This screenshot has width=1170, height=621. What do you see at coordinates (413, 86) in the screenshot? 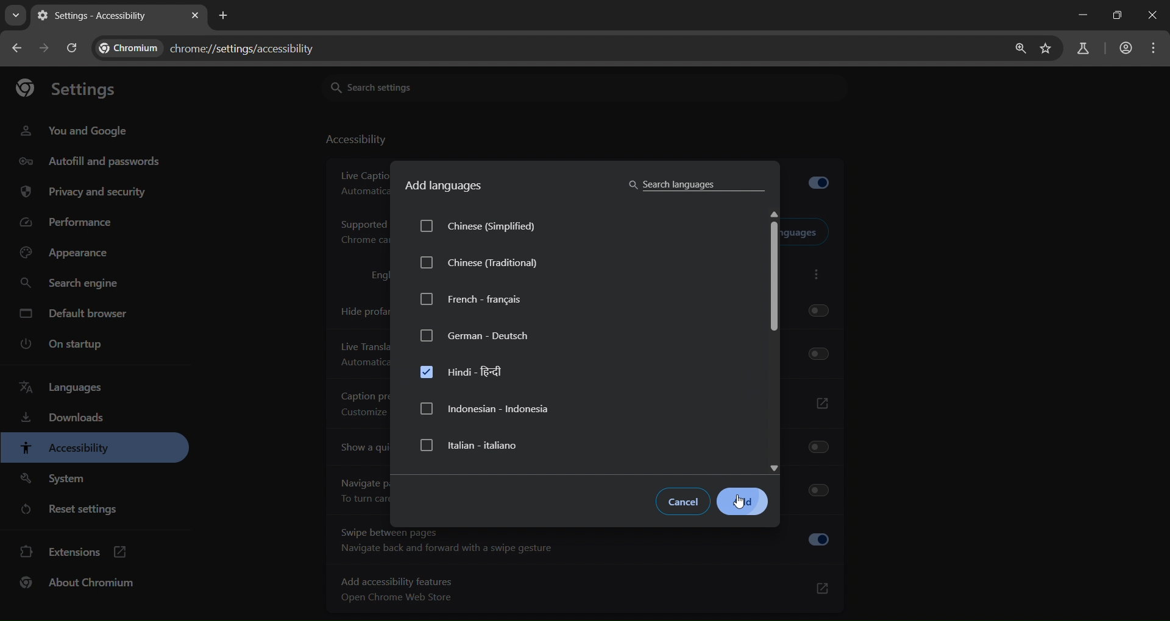
I see `search settings` at bounding box center [413, 86].